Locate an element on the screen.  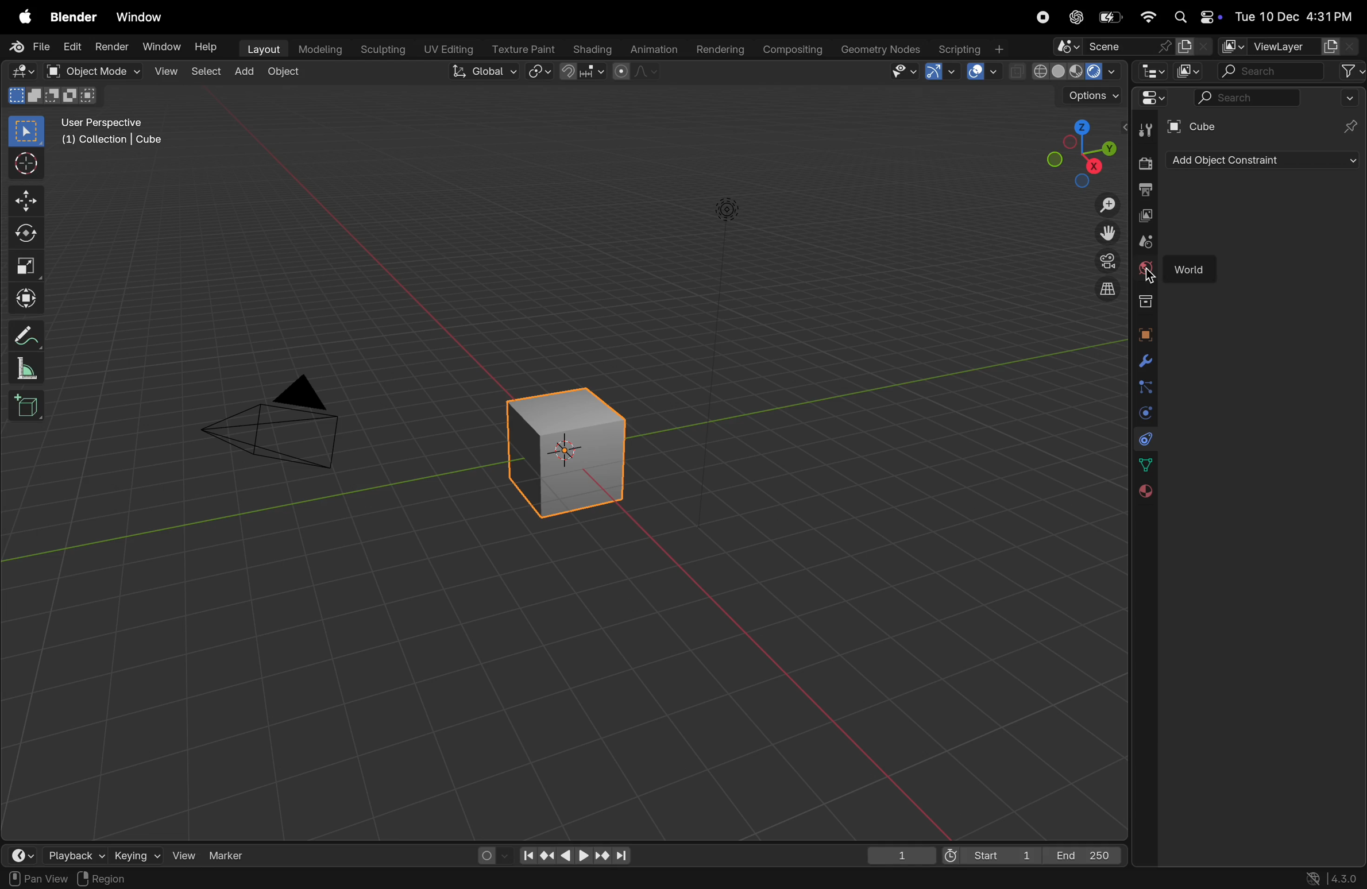
object  is located at coordinates (1144, 334).